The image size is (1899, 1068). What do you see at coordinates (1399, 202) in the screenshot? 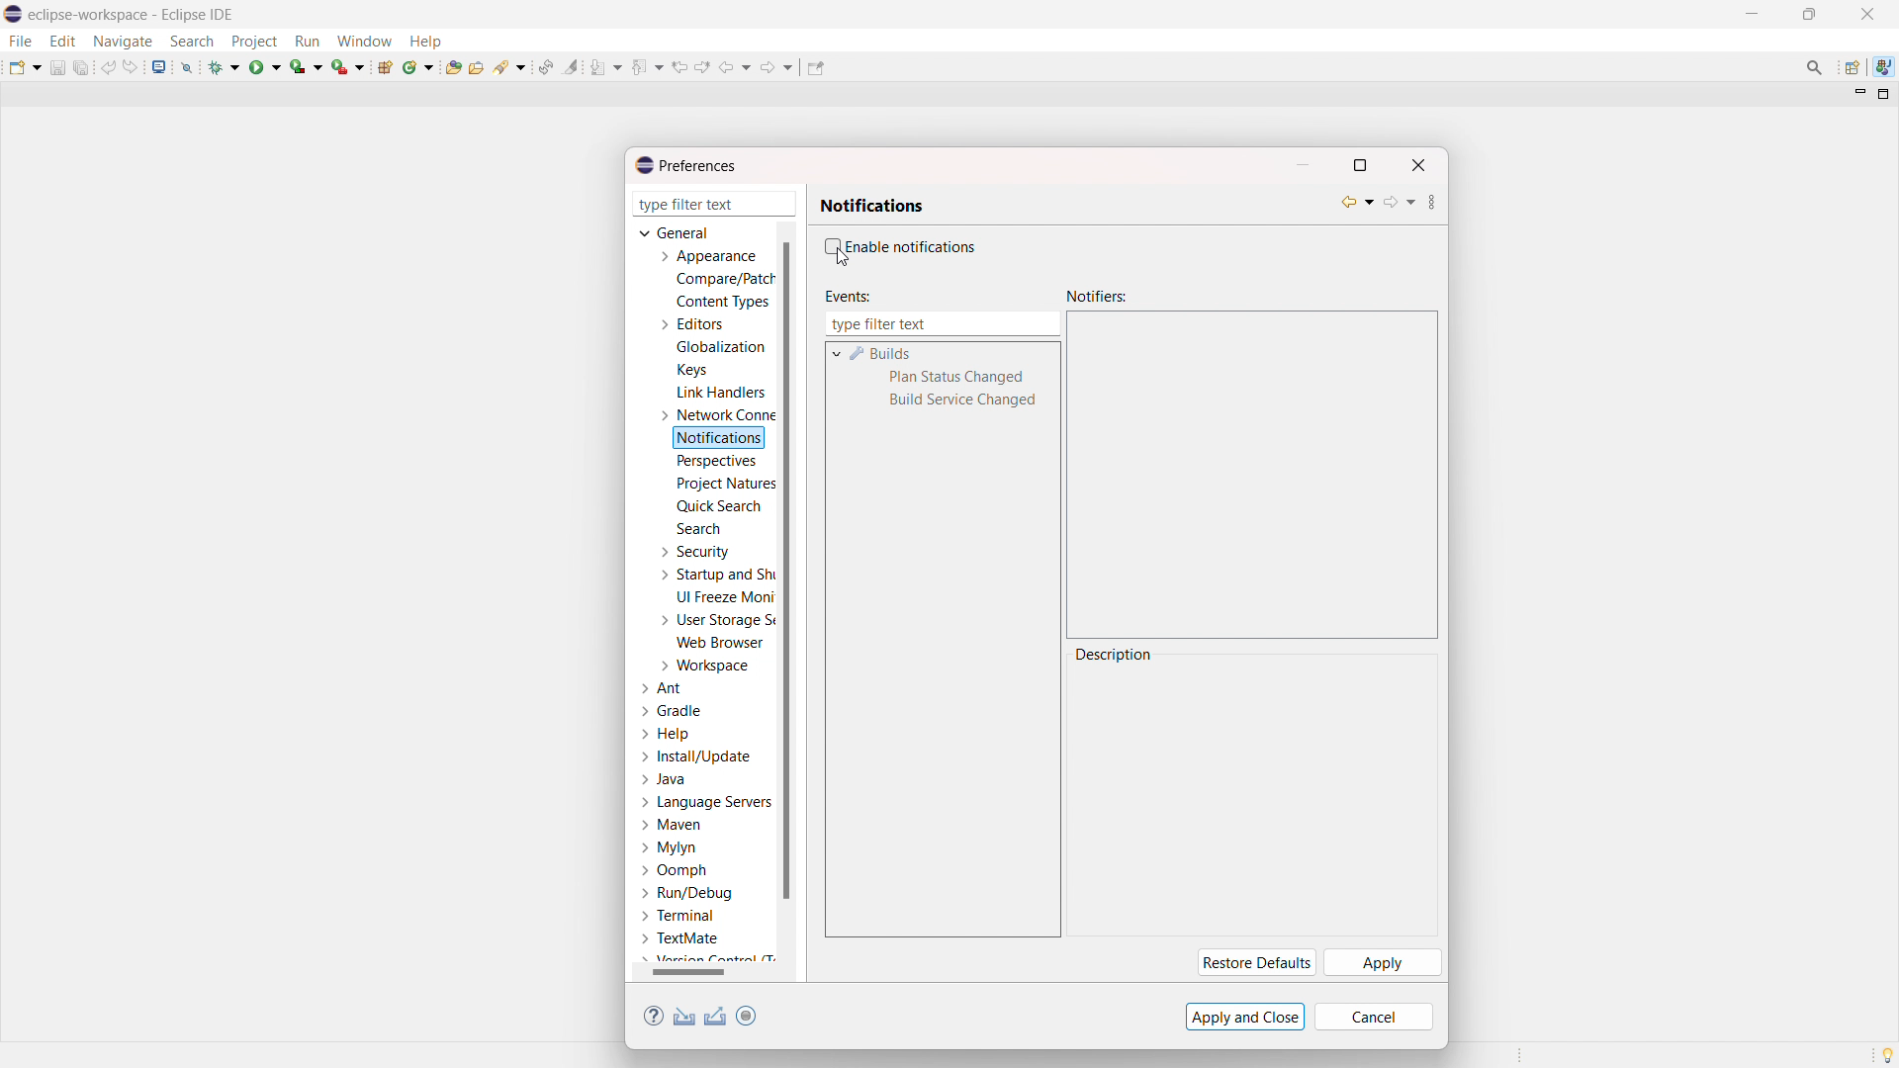
I see `forward` at bounding box center [1399, 202].